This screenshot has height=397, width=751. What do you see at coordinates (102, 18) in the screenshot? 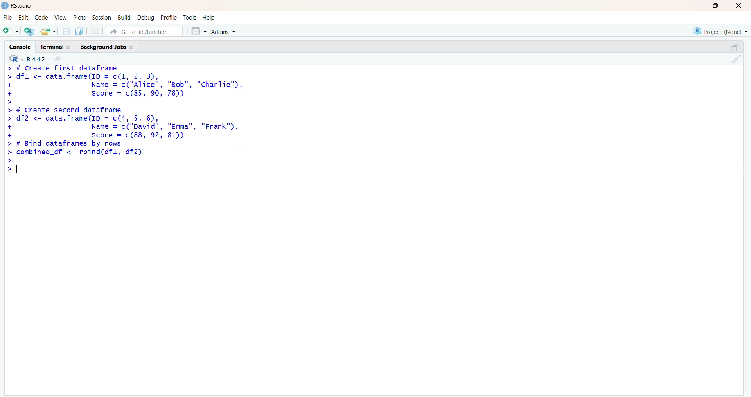
I see `Session` at bounding box center [102, 18].